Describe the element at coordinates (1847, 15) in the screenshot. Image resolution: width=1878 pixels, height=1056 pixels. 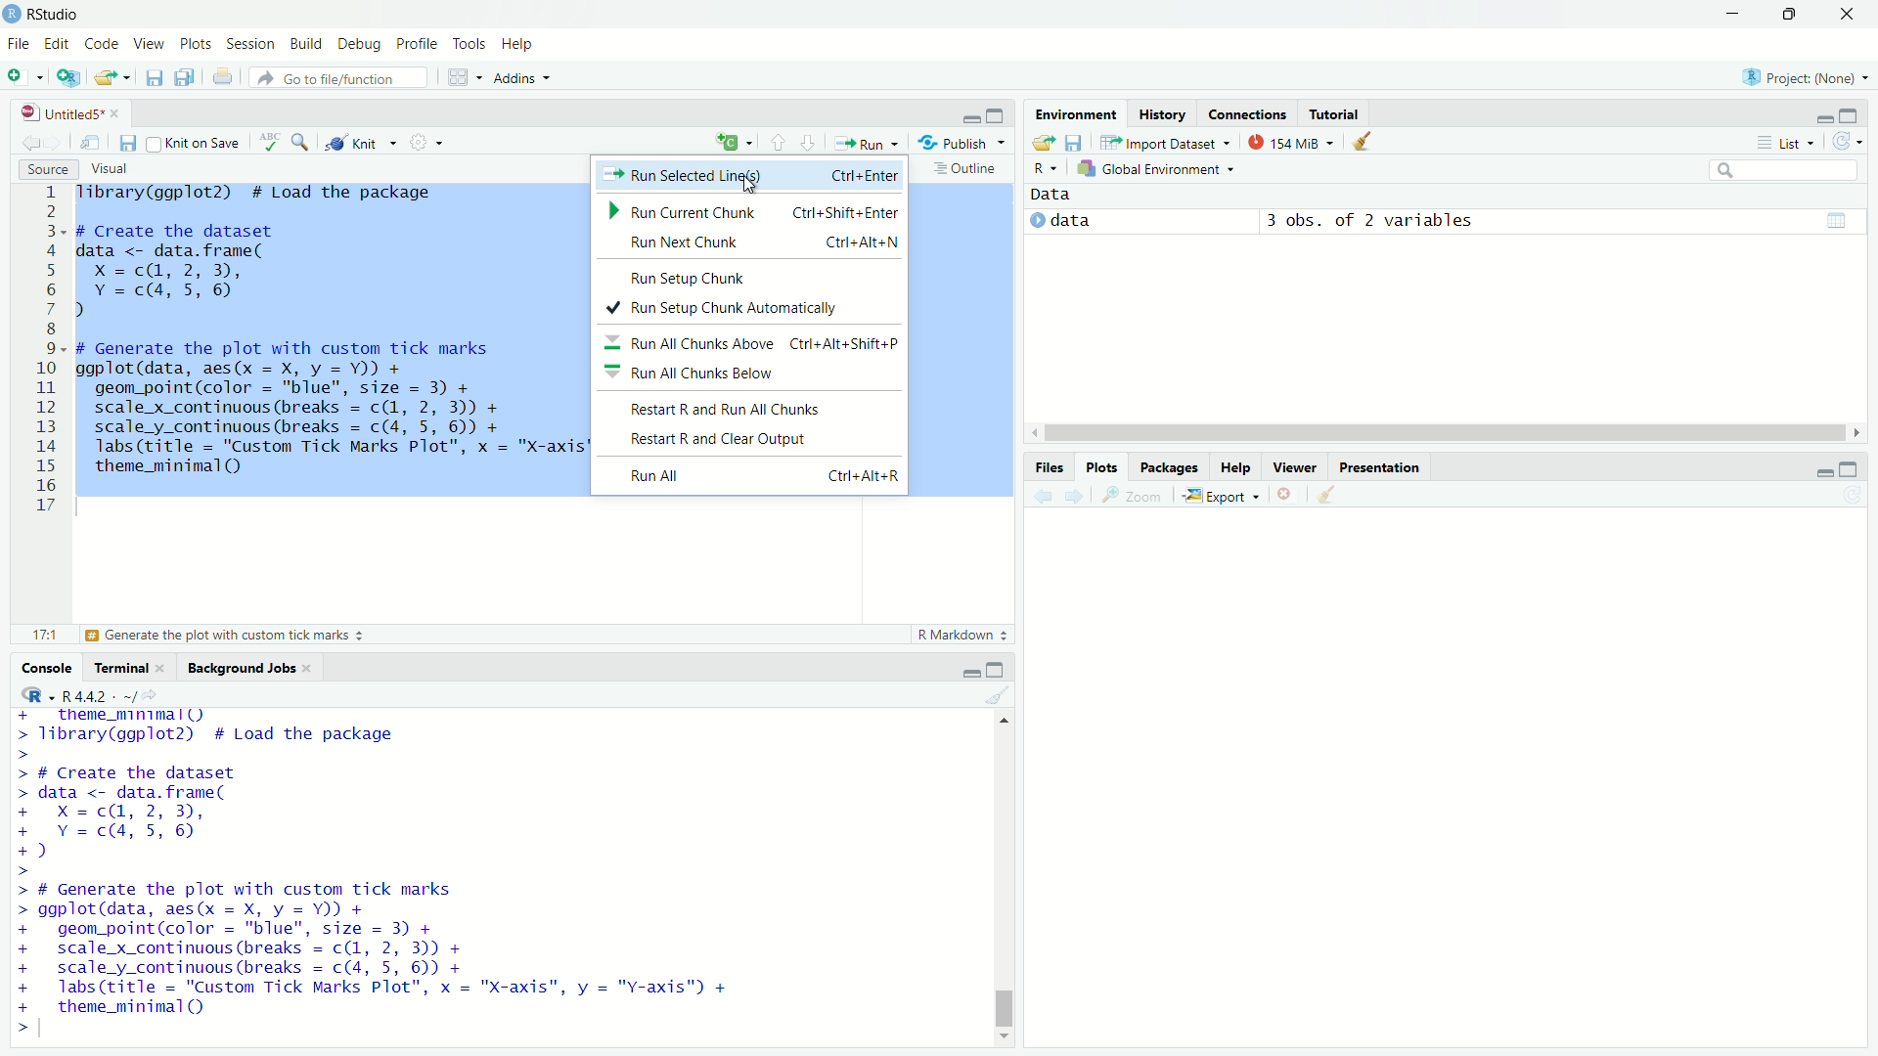
I see `close` at that location.